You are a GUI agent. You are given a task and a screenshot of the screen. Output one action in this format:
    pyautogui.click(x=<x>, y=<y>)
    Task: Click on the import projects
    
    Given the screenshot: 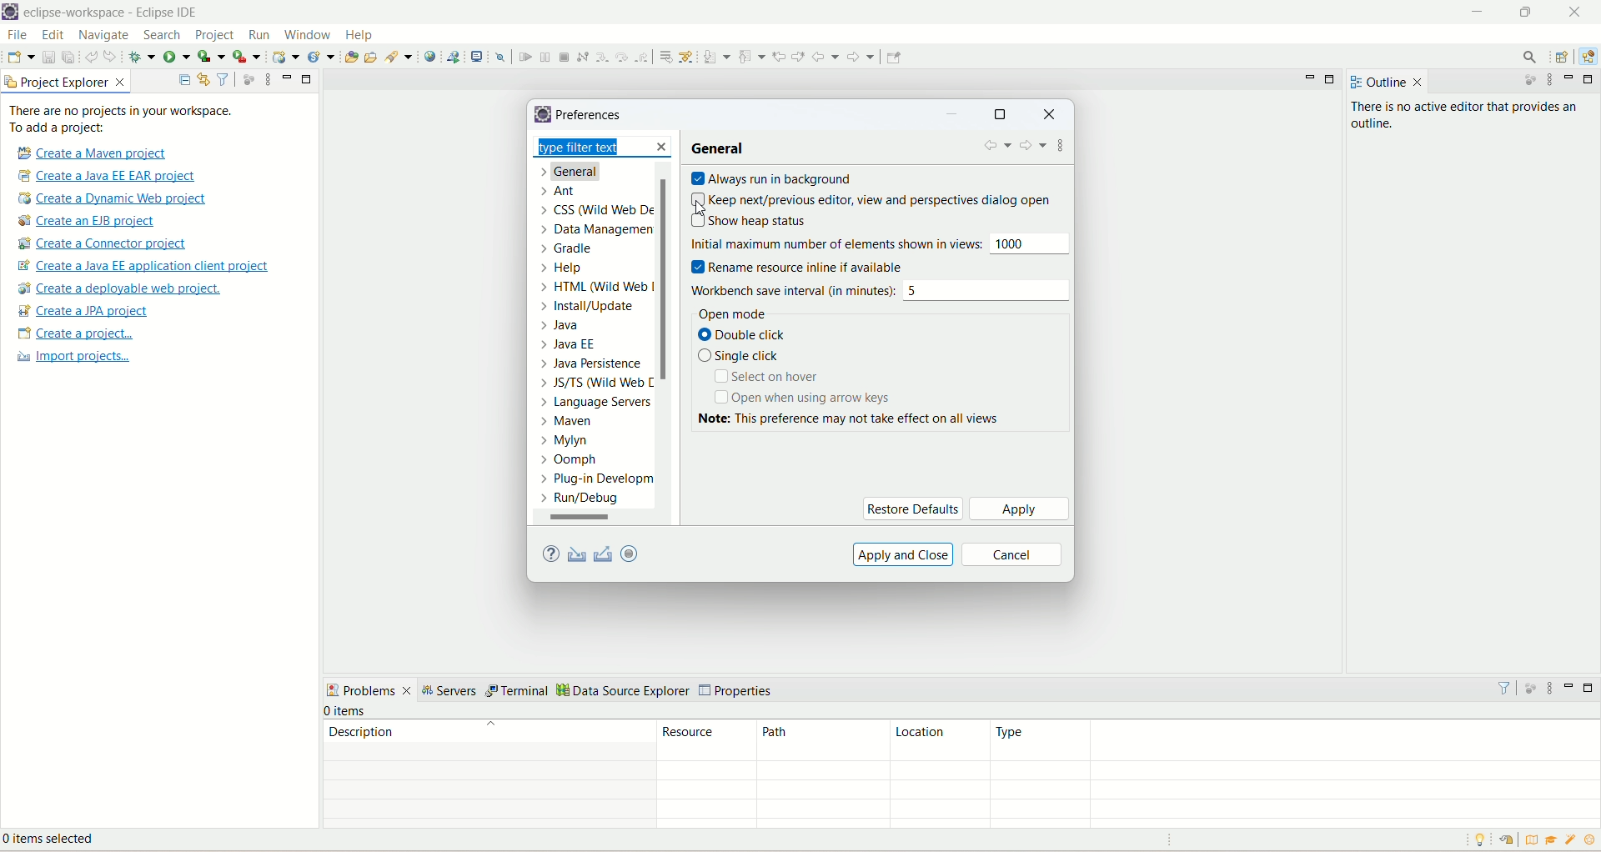 What is the action you would take?
    pyautogui.click(x=71, y=358)
    